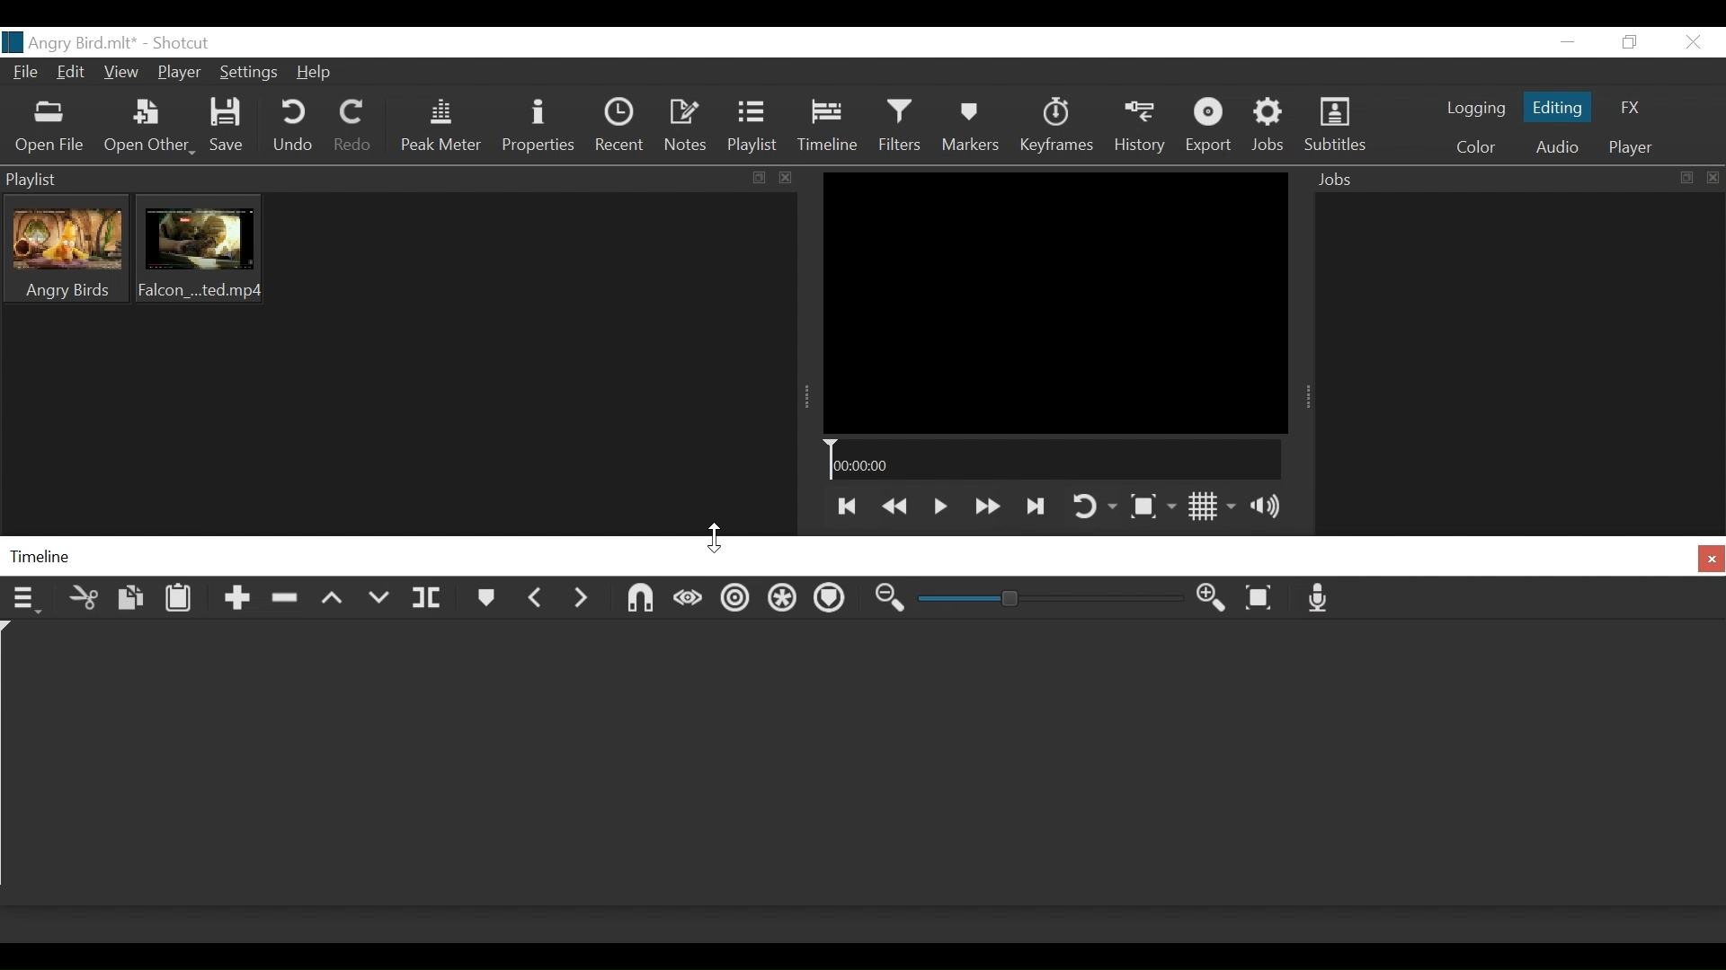  What do you see at coordinates (184, 602) in the screenshot?
I see `Paste` at bounding box center [184, 602].